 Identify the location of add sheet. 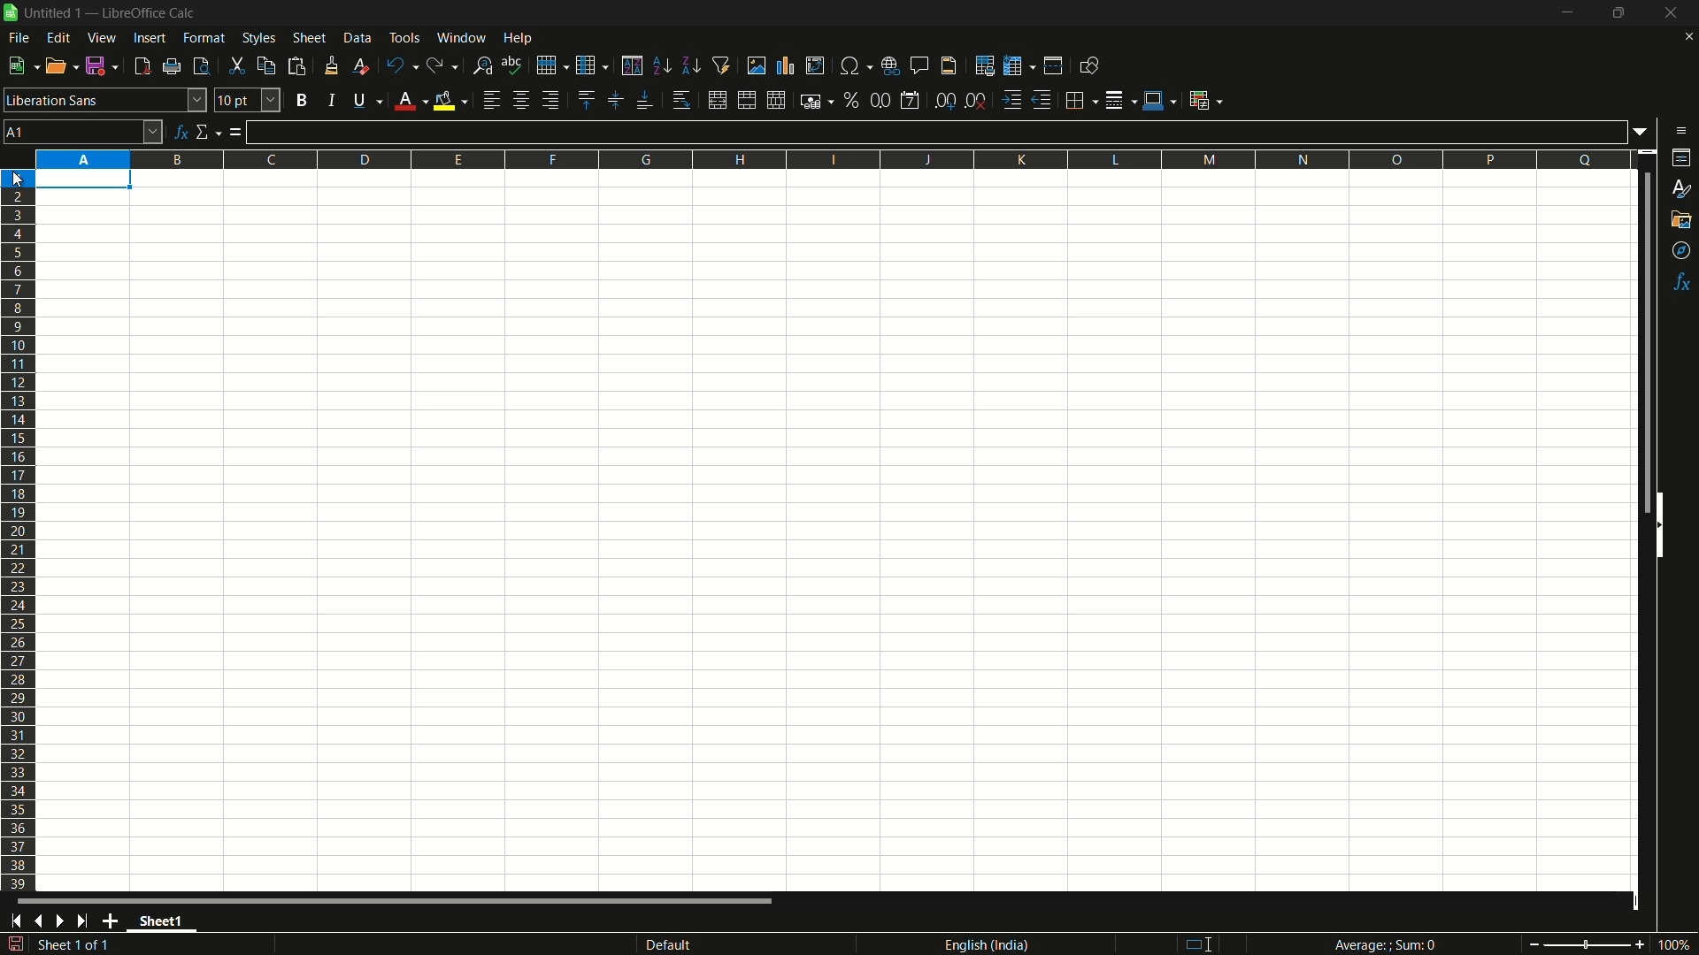
(114, 921).